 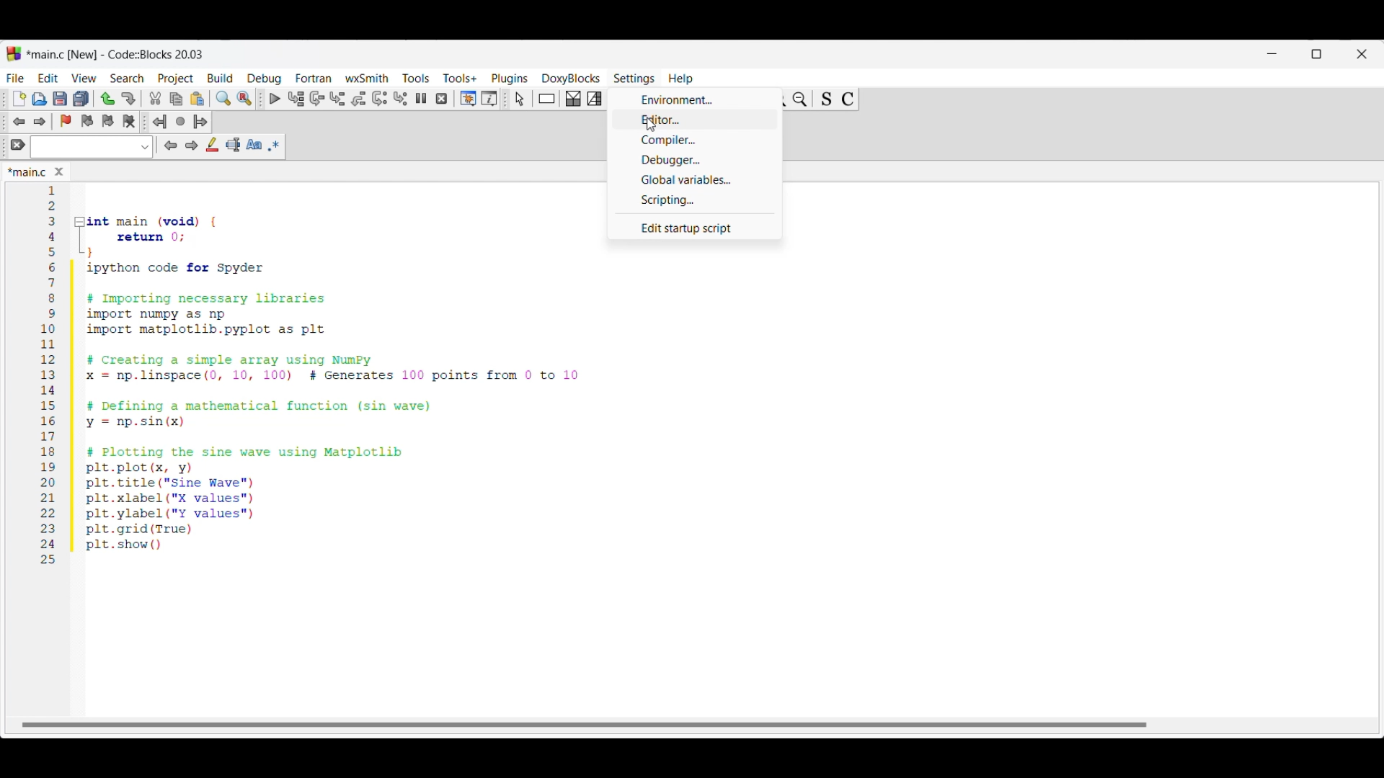 I want to click on Use regex, so click(x=274, y=146).